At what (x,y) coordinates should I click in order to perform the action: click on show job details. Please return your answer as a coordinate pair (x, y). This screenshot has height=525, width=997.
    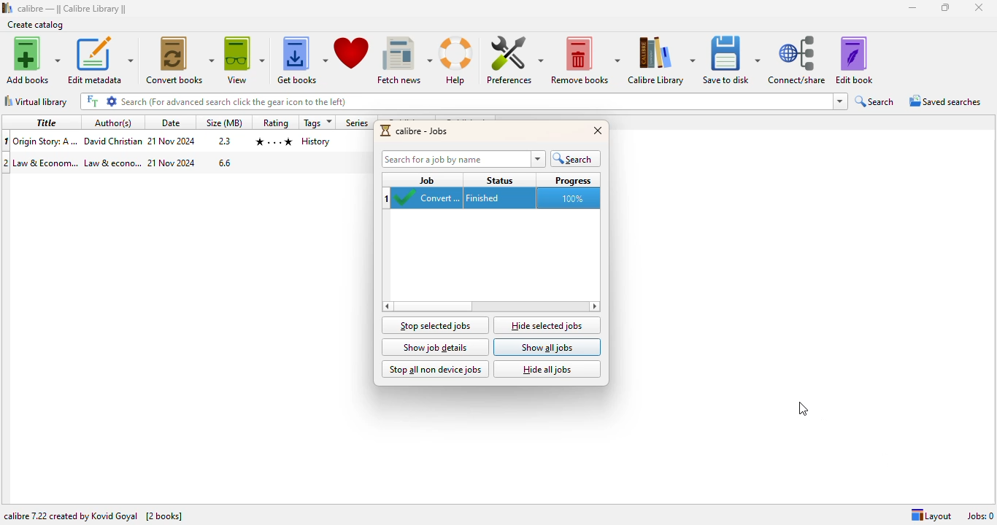
    Looking at the image, I should click on (436, 347).